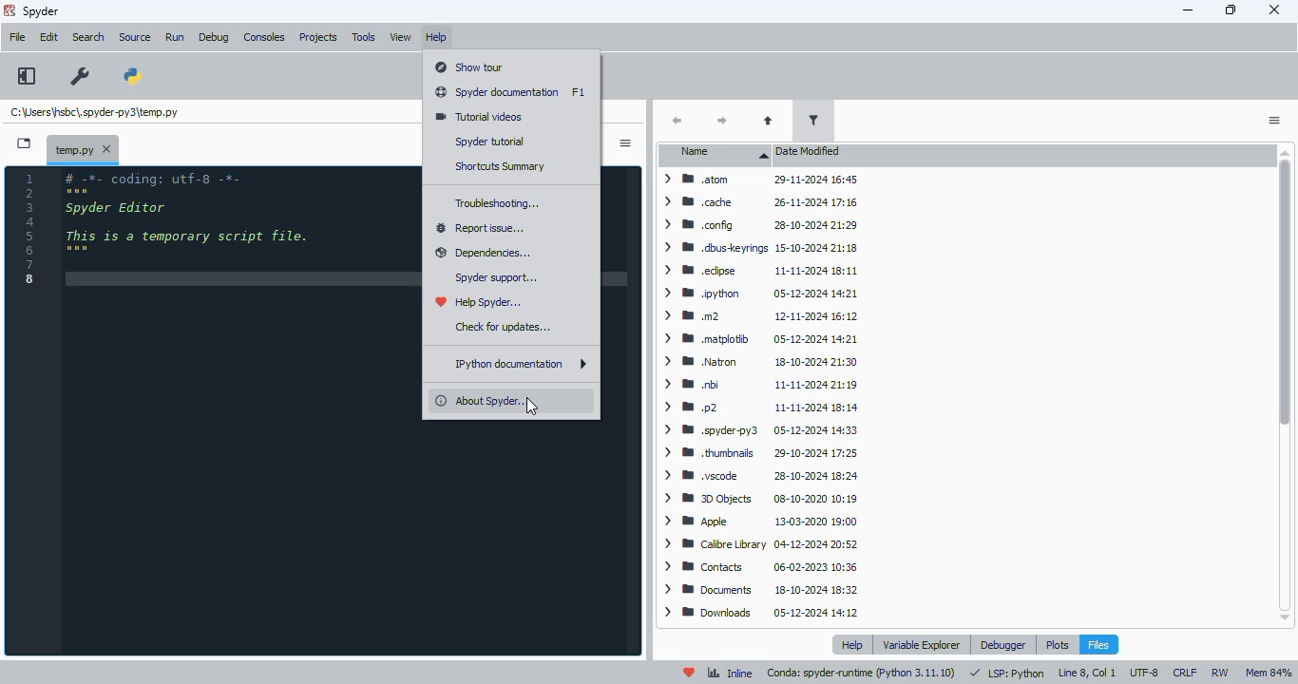 The image size is (1298, 684). I want to click on filter, so click(815, 121).